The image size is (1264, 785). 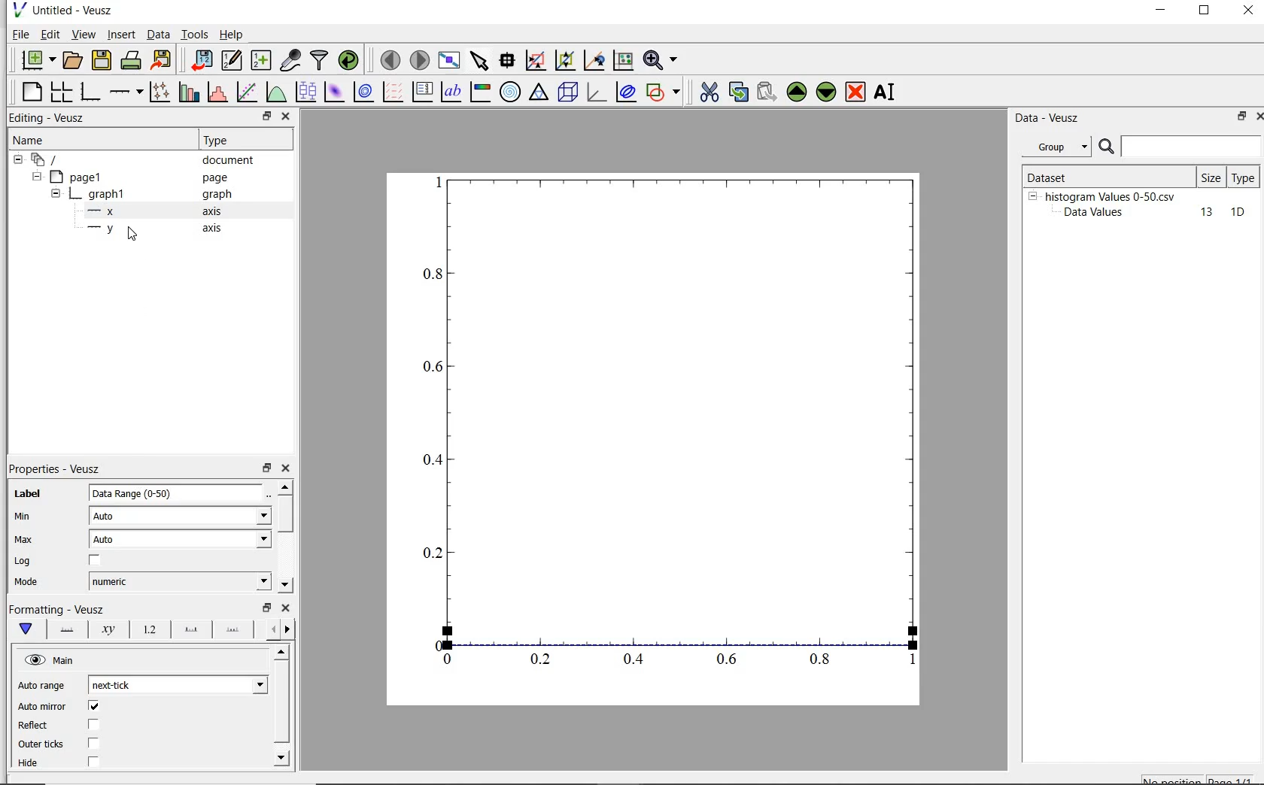 I want to click on click to reset graph axes, so click(x=535, y=60).